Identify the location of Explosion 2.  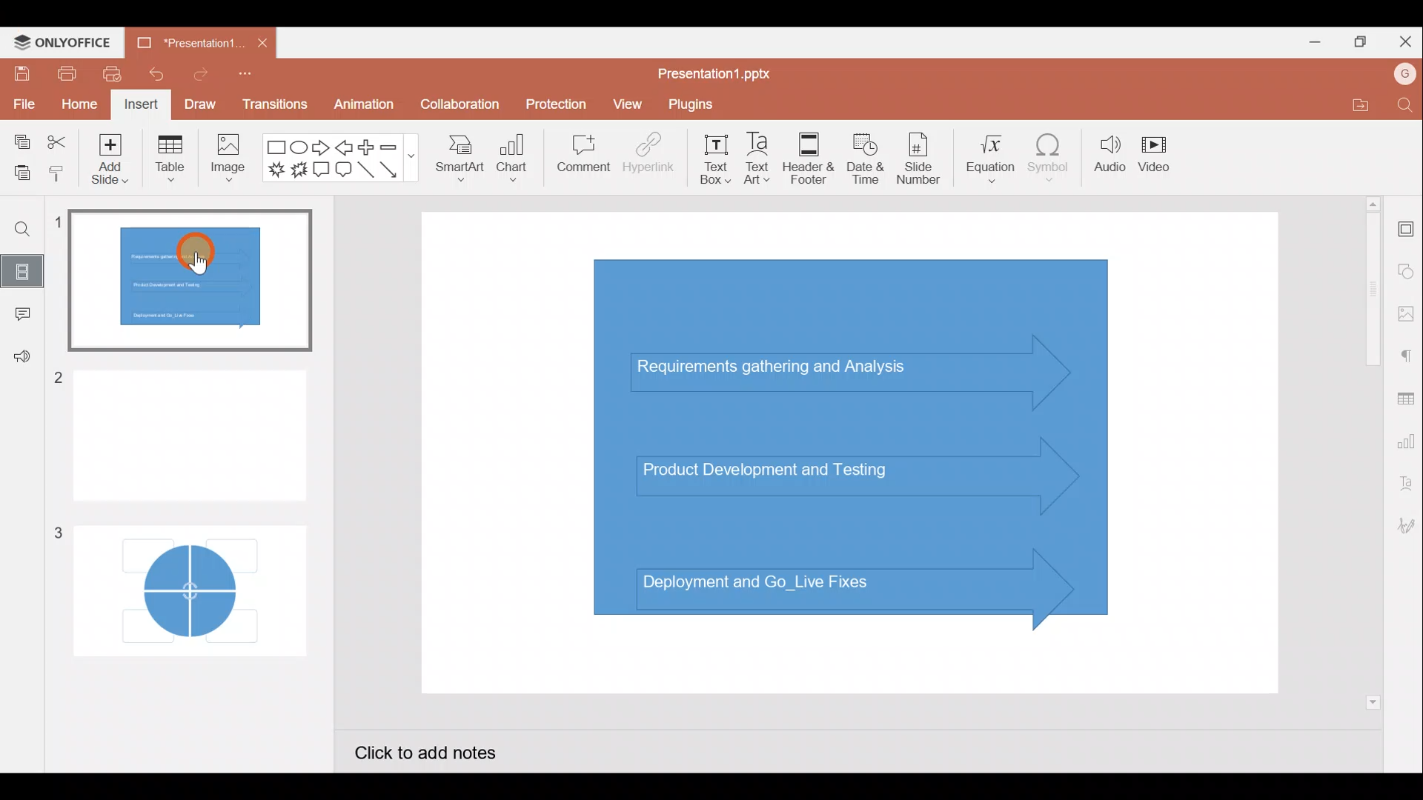
(298, 171).